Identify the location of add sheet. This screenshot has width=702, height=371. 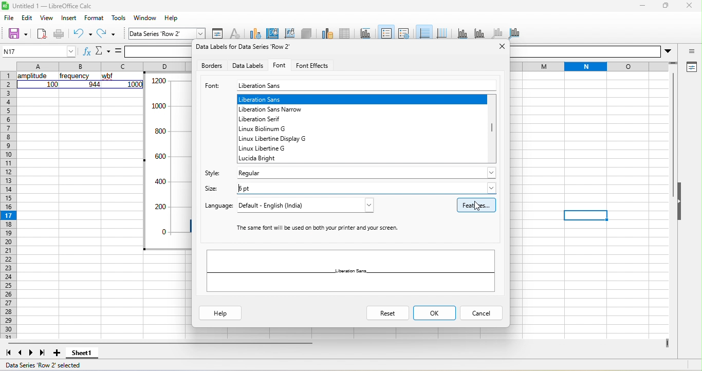
(58, 355).